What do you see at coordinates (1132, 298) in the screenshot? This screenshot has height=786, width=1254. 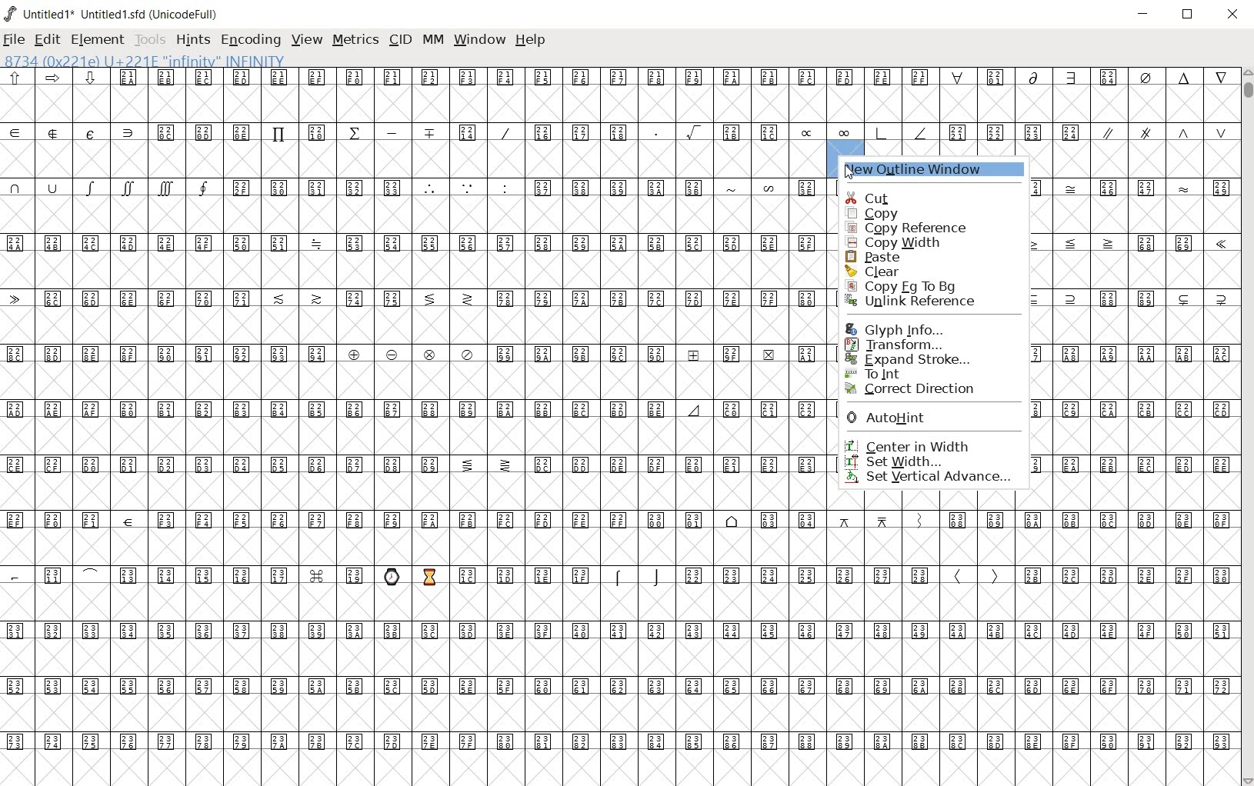 I see `Unicode code points` at bounding box center [1132, 298].